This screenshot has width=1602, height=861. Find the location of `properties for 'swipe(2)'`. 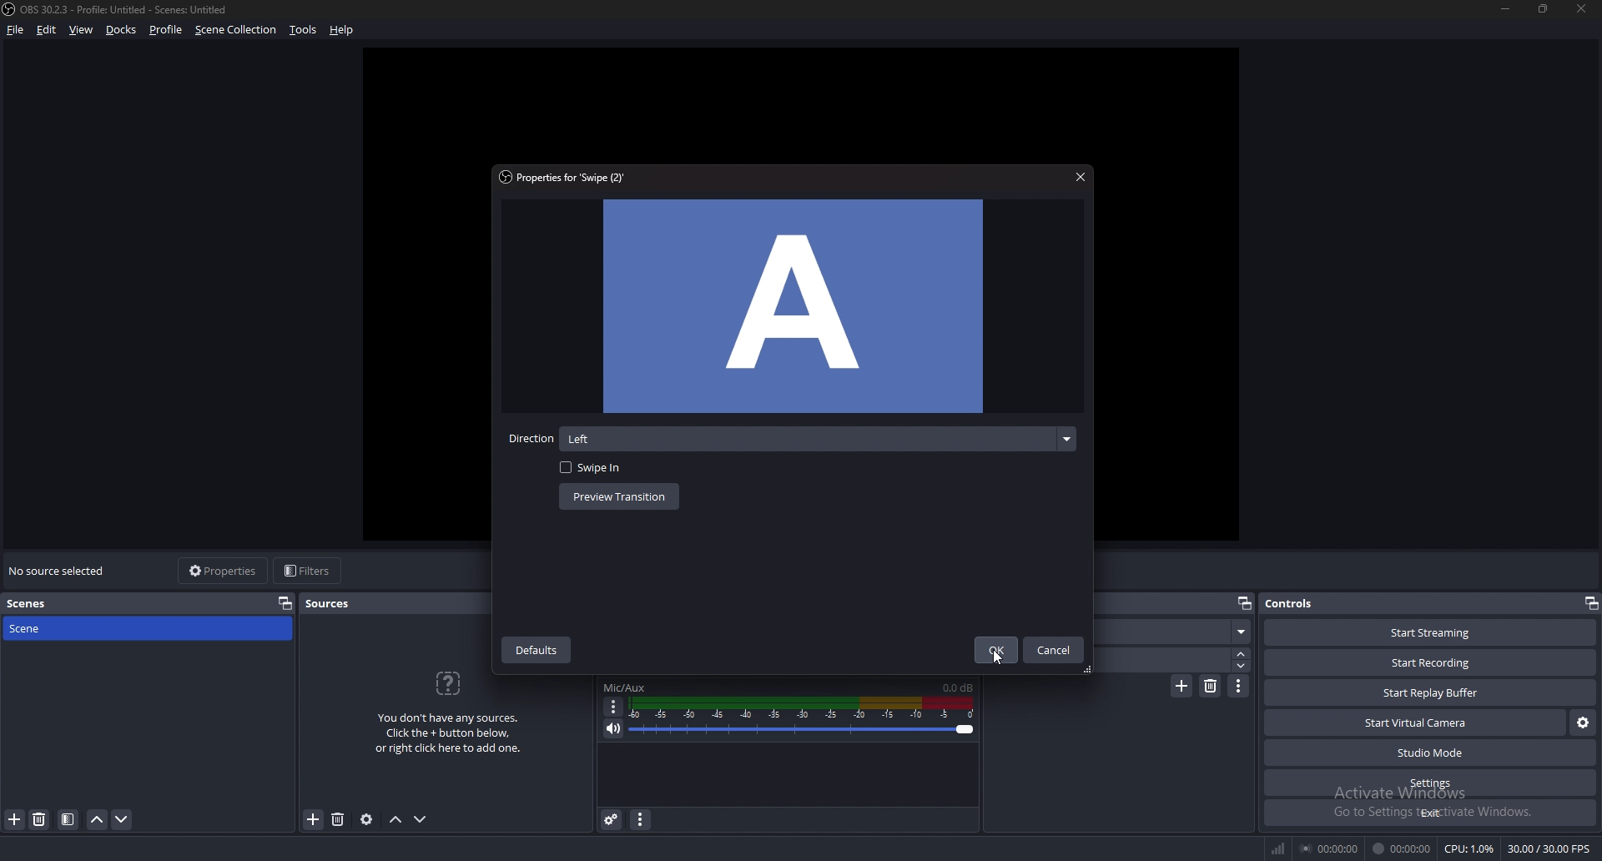

properties for 'swipe(2)' is located at coordinates (568, 178).